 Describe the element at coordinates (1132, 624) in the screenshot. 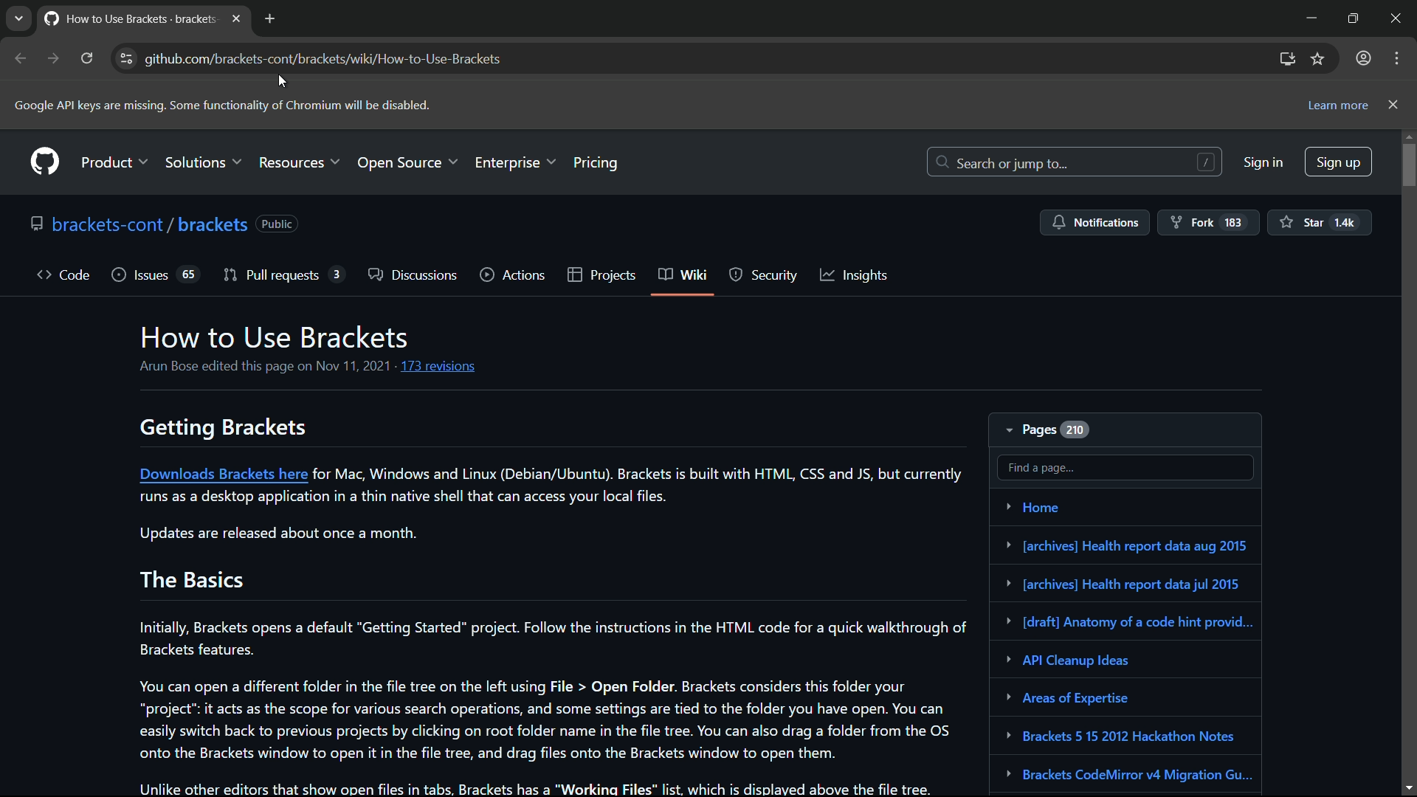

I see `[draft] Anatomy of a code hint provid...` at that location.